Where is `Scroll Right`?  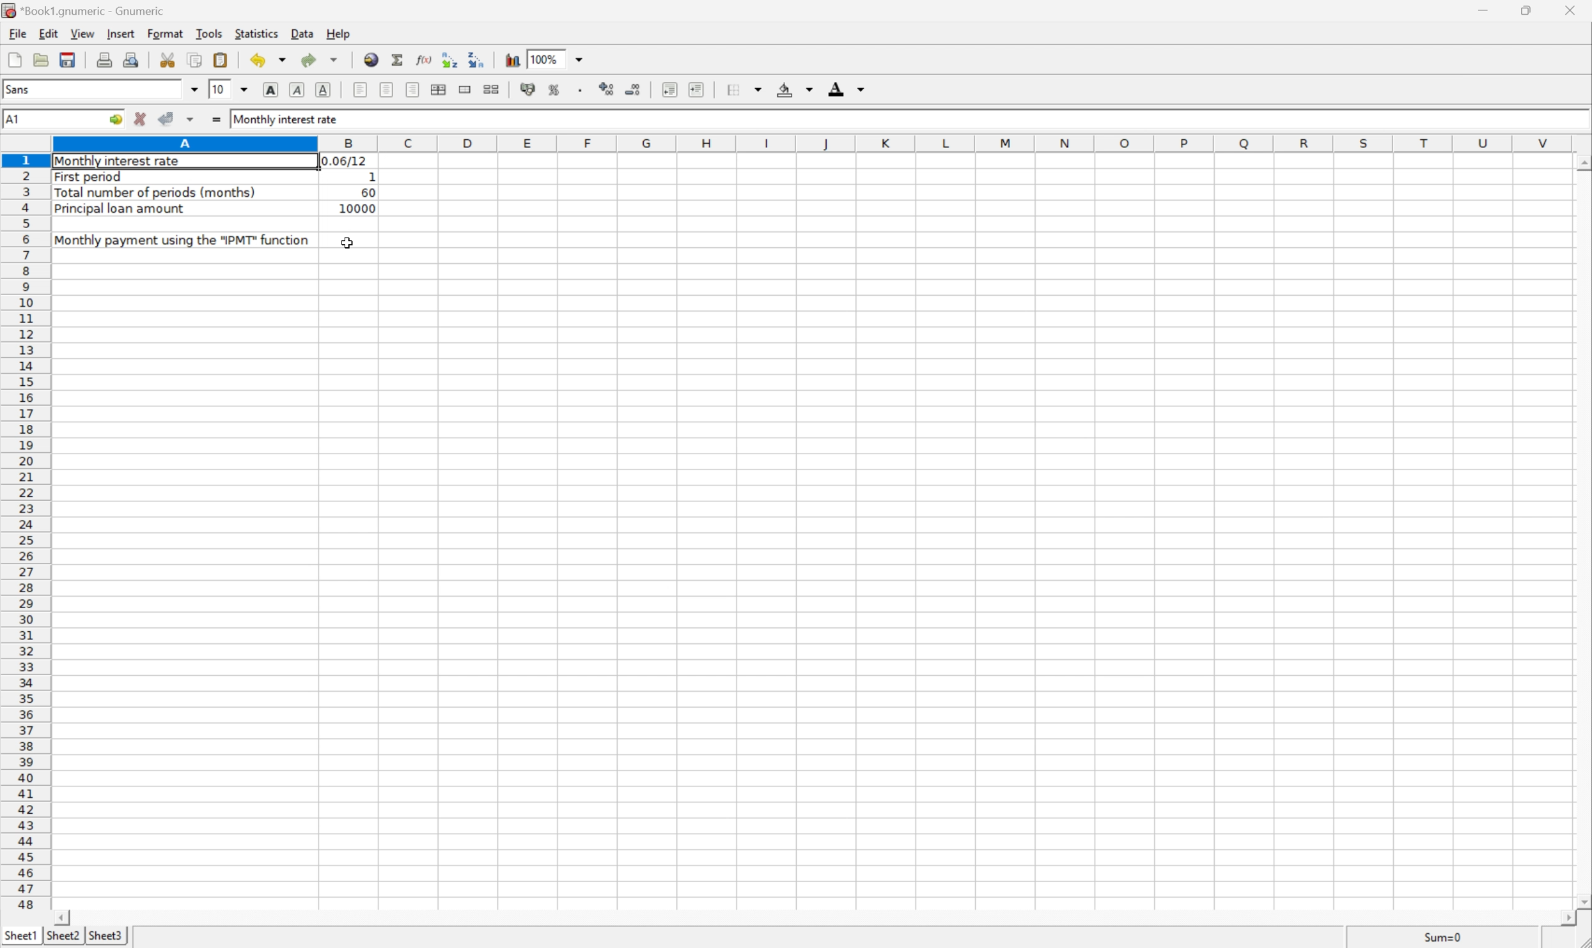 Scroll Right is located at coordinates (1565, 919).